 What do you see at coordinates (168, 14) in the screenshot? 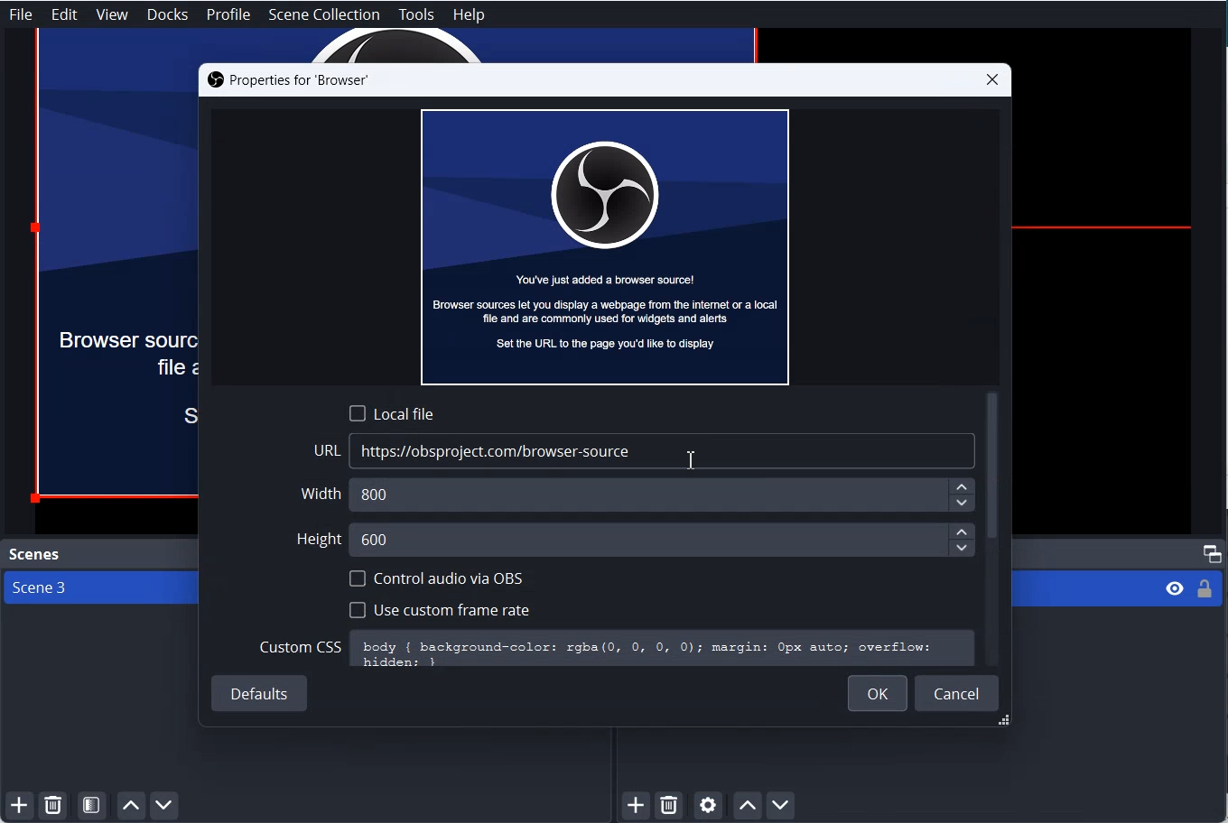
I see `Docks` at bounding box center [168, 14].